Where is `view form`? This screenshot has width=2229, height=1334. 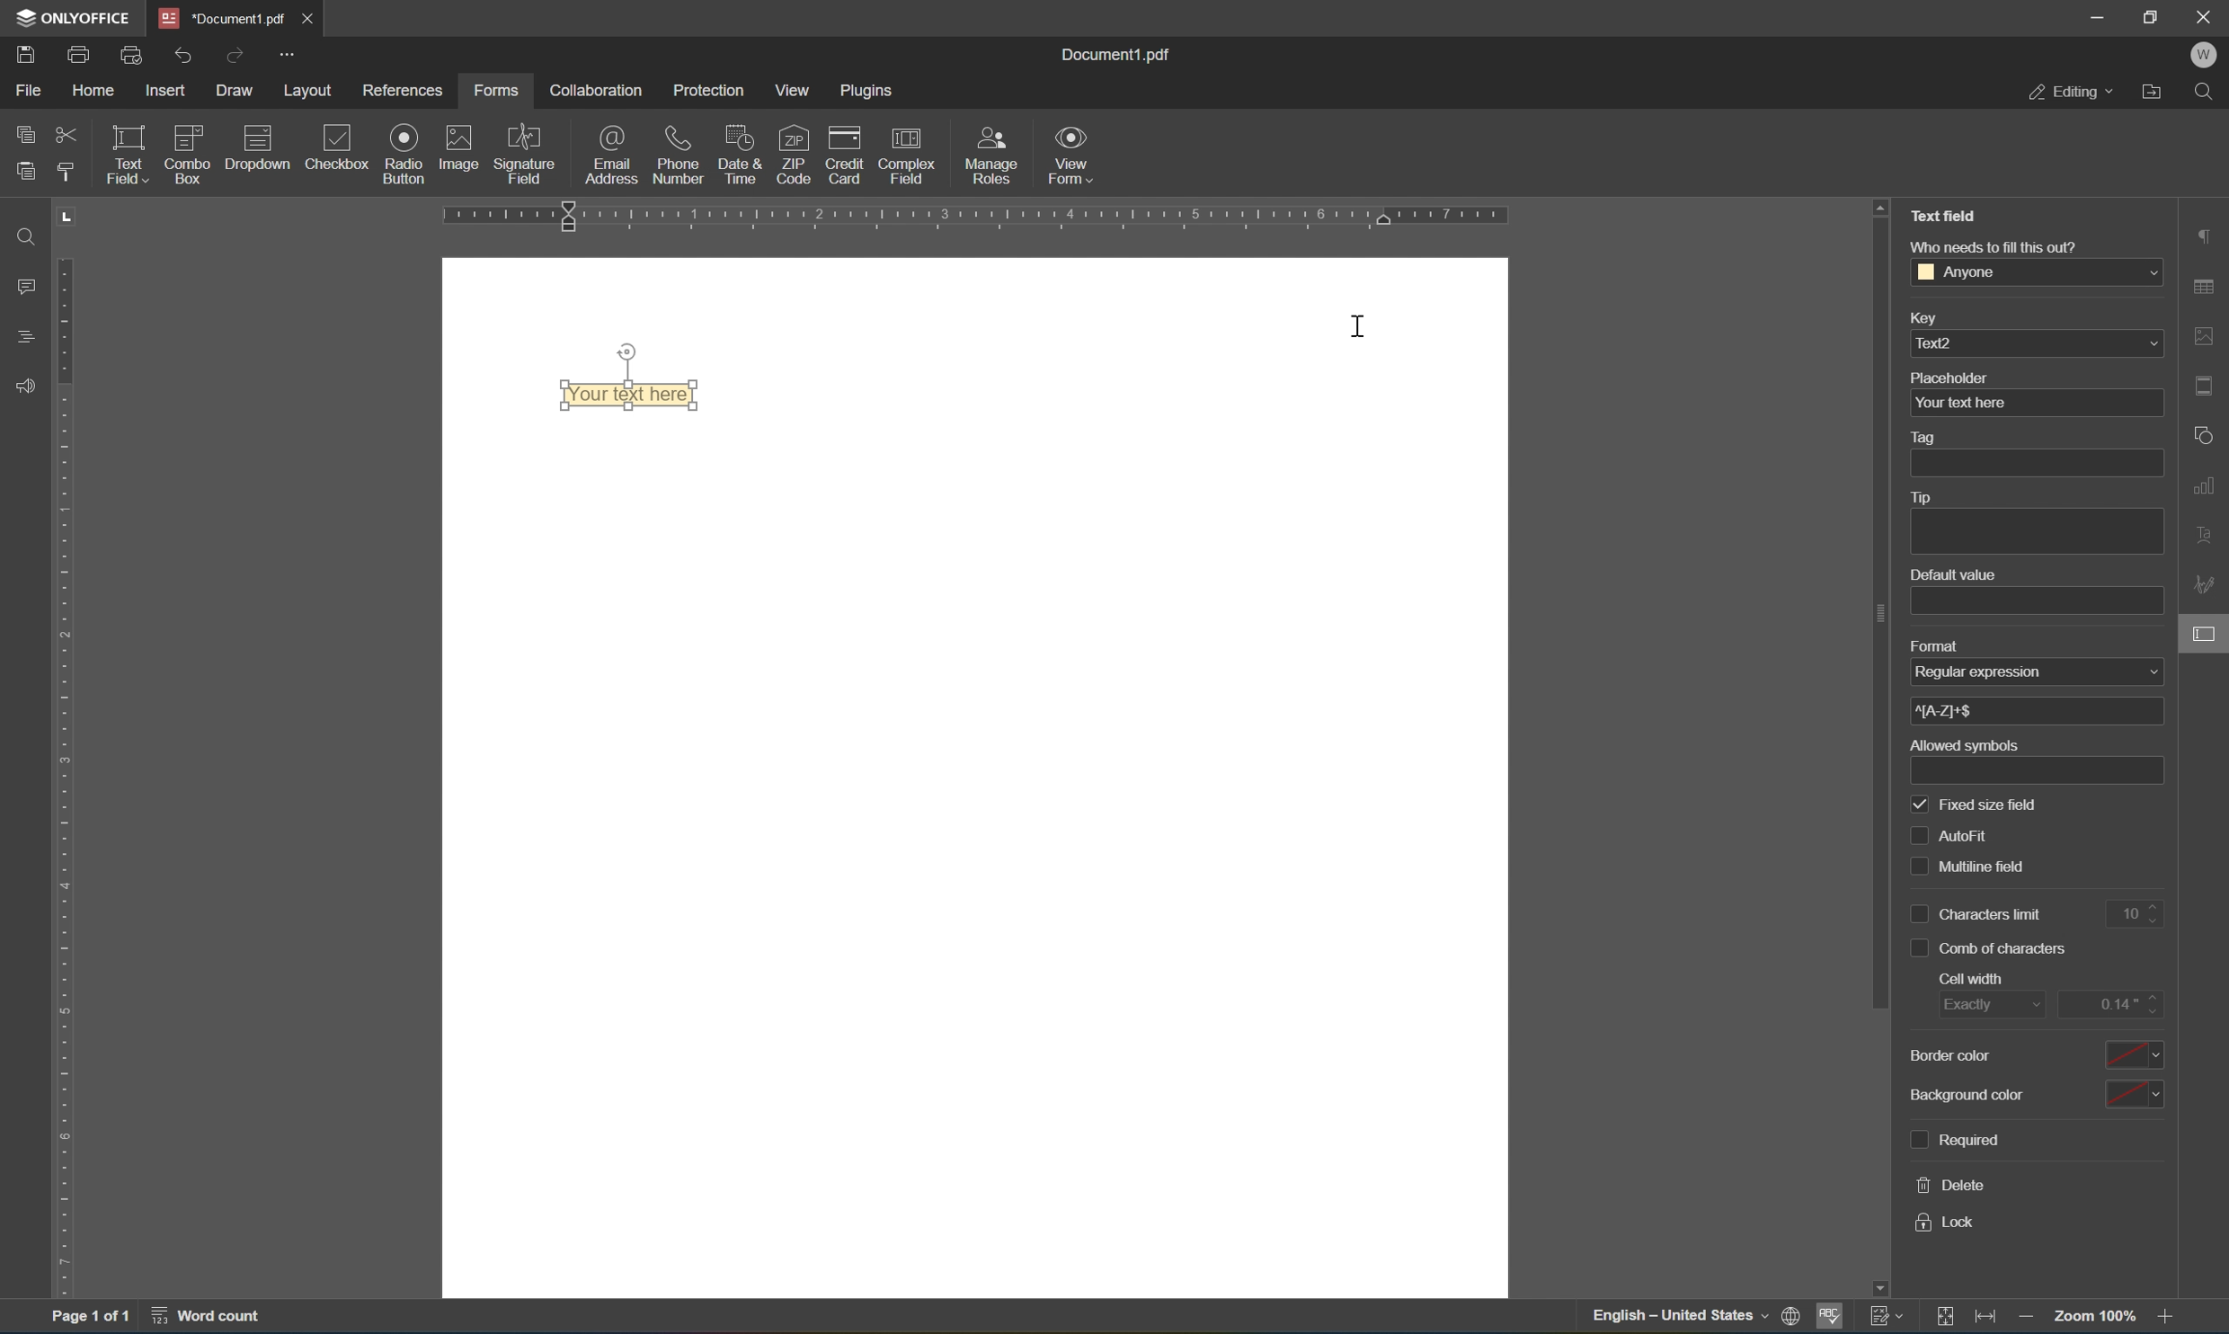
view form is located at coordinates (1074, 155).